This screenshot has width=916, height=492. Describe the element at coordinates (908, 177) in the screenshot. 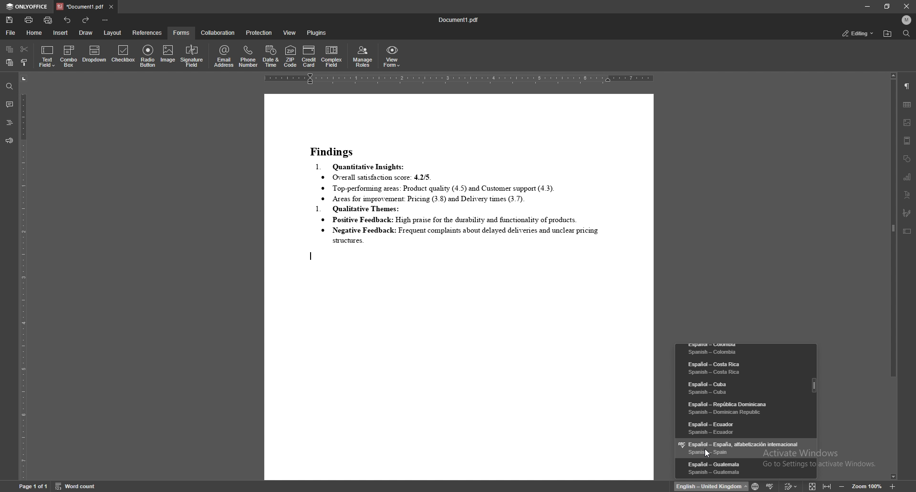

I see `chart` at that location.